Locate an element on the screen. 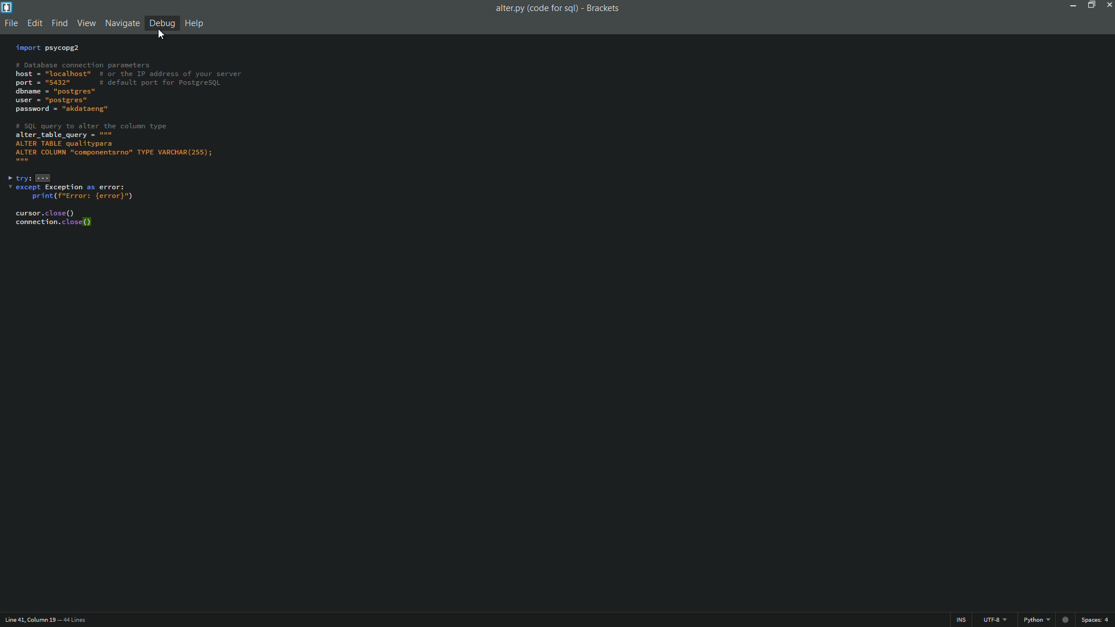  app icon is located at coordinates (7, 7).